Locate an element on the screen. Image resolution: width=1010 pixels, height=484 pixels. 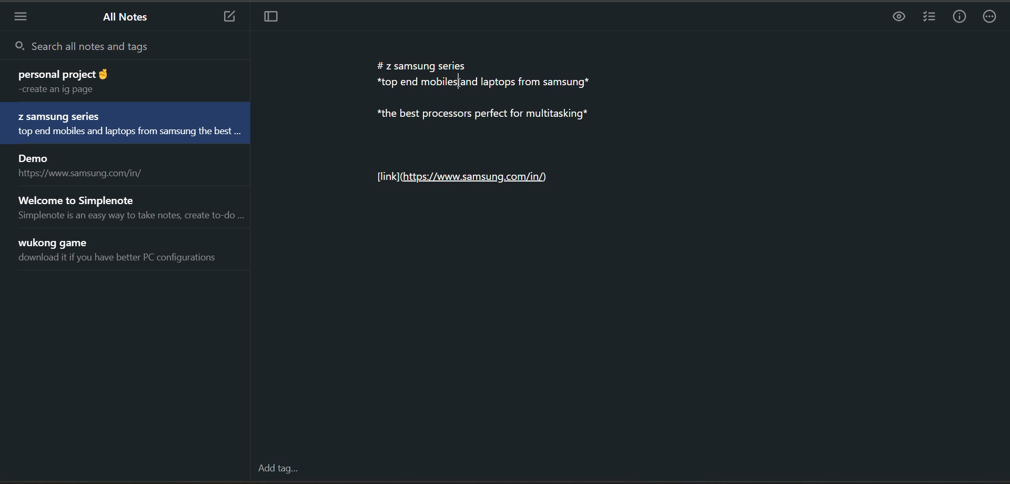
actions is located at coordinates (991, 19).